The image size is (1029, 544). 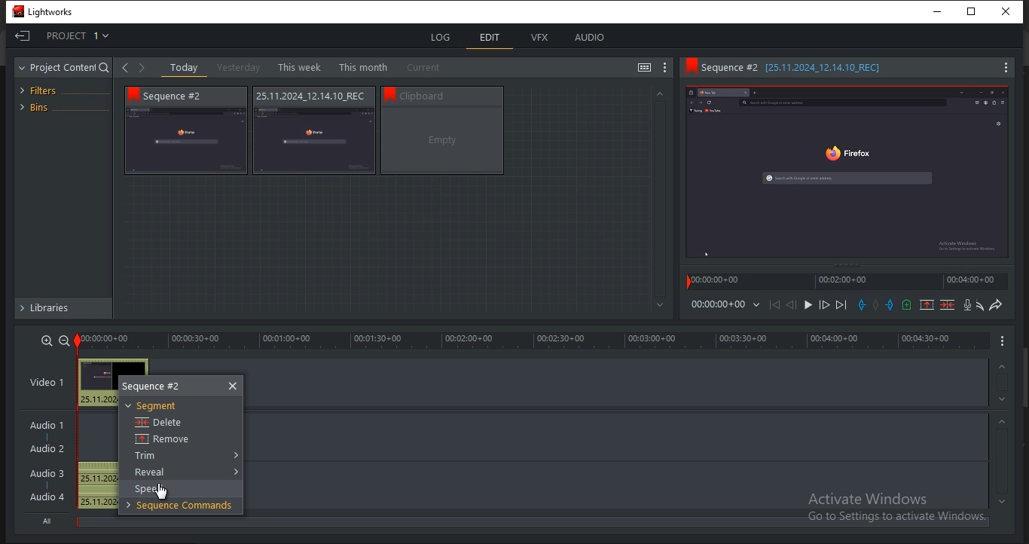 I want to click on trim, so click(x=148, y=456).